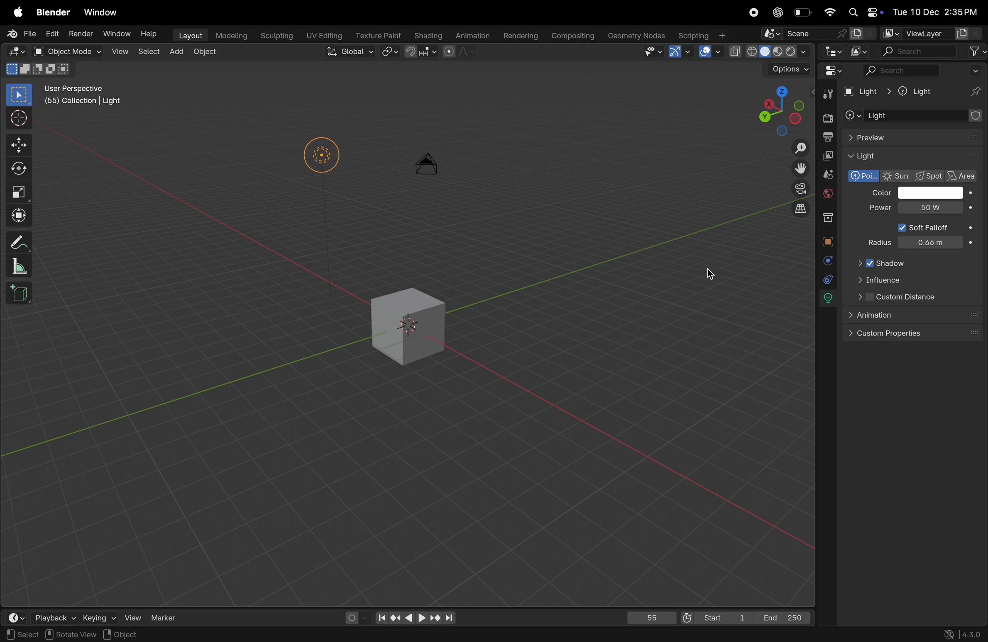 The width and height of the screenshot is (988, 642). Describe the element at coordinates (829, 281) in the screenshot. I see `cursor` at that location.